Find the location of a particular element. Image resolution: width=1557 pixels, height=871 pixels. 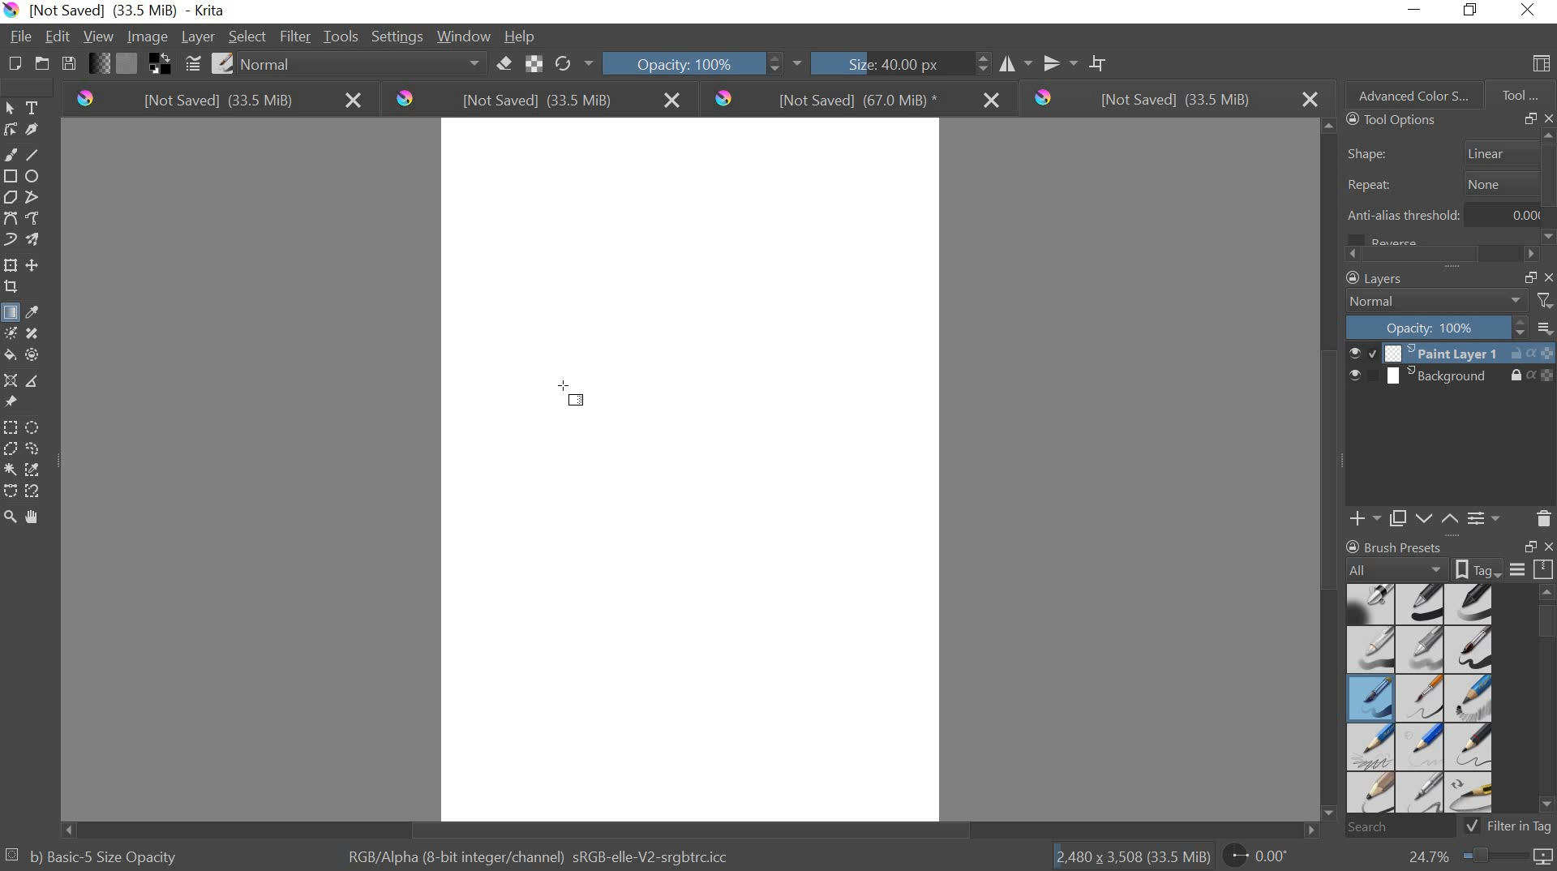

HORIZONTAL MIROR TOOL is located at coordinates (992, 61).